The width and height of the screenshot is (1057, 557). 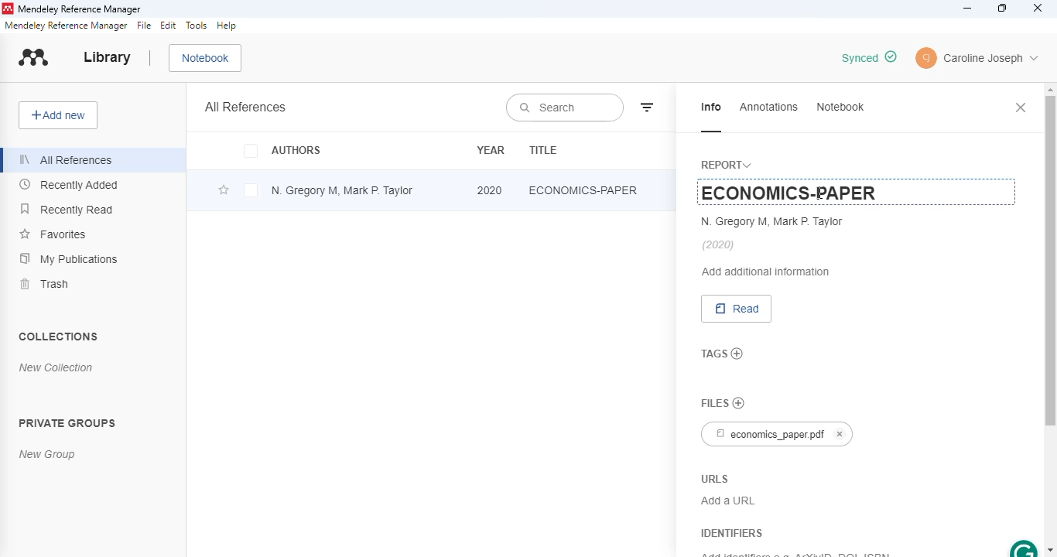 What do you see at coordinates (1048, 261) in the screenshot?
I see `vertical scroll bar` at bounding box center [1048, 261].